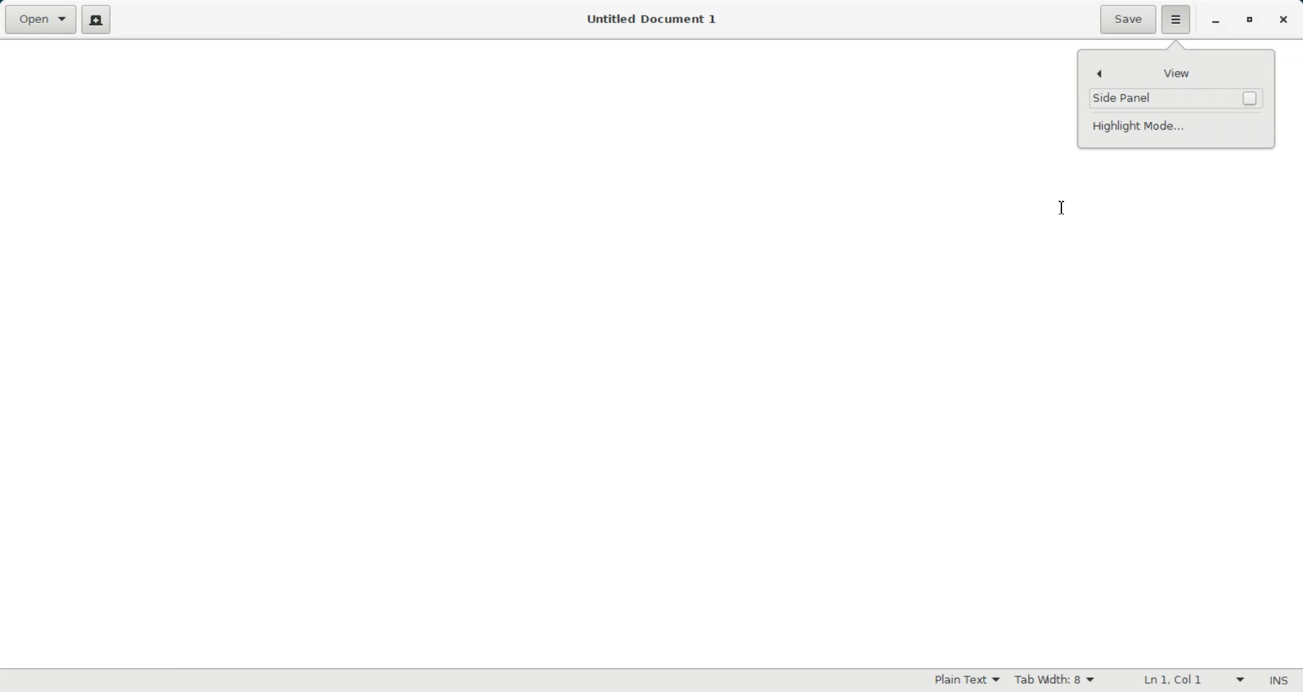  What do you see at coordinates (1175, 73) in the screenshot?
I see `View` at bounding box center [1175, 73].